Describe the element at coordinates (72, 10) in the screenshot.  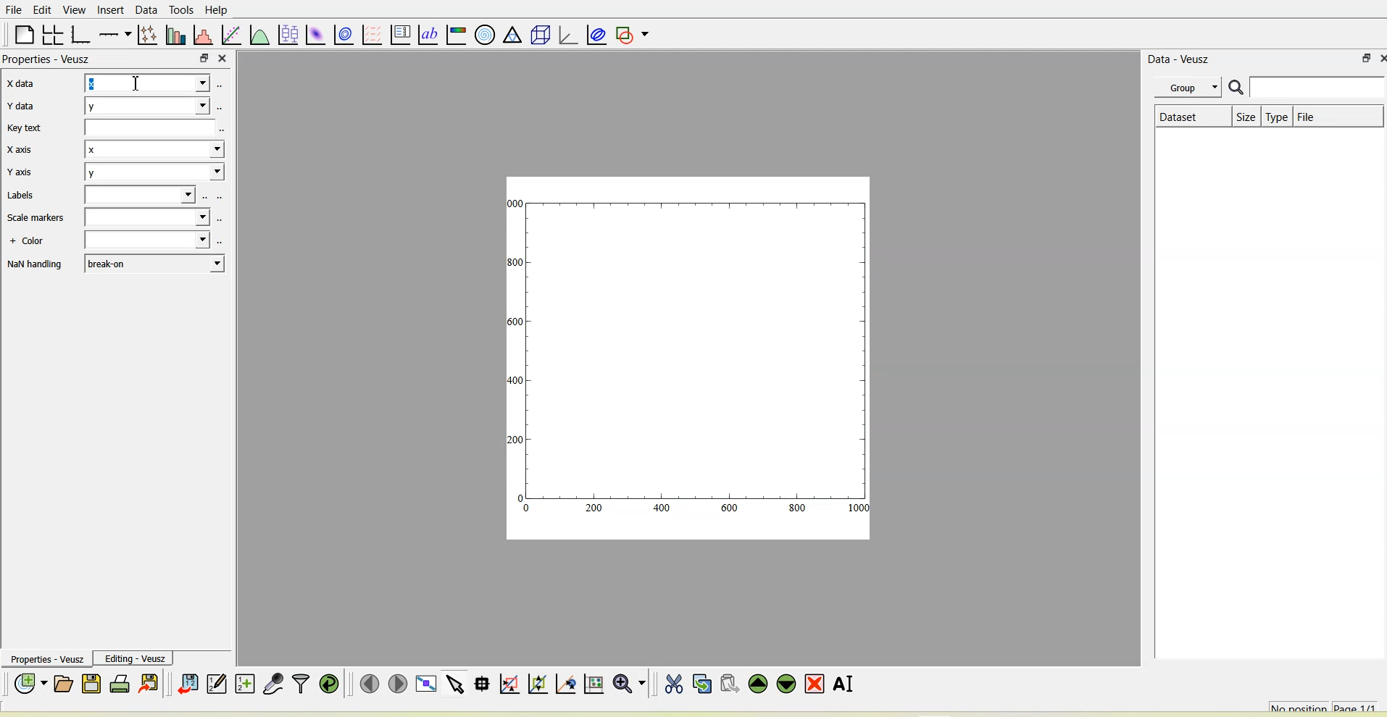
I see `View` at that location.